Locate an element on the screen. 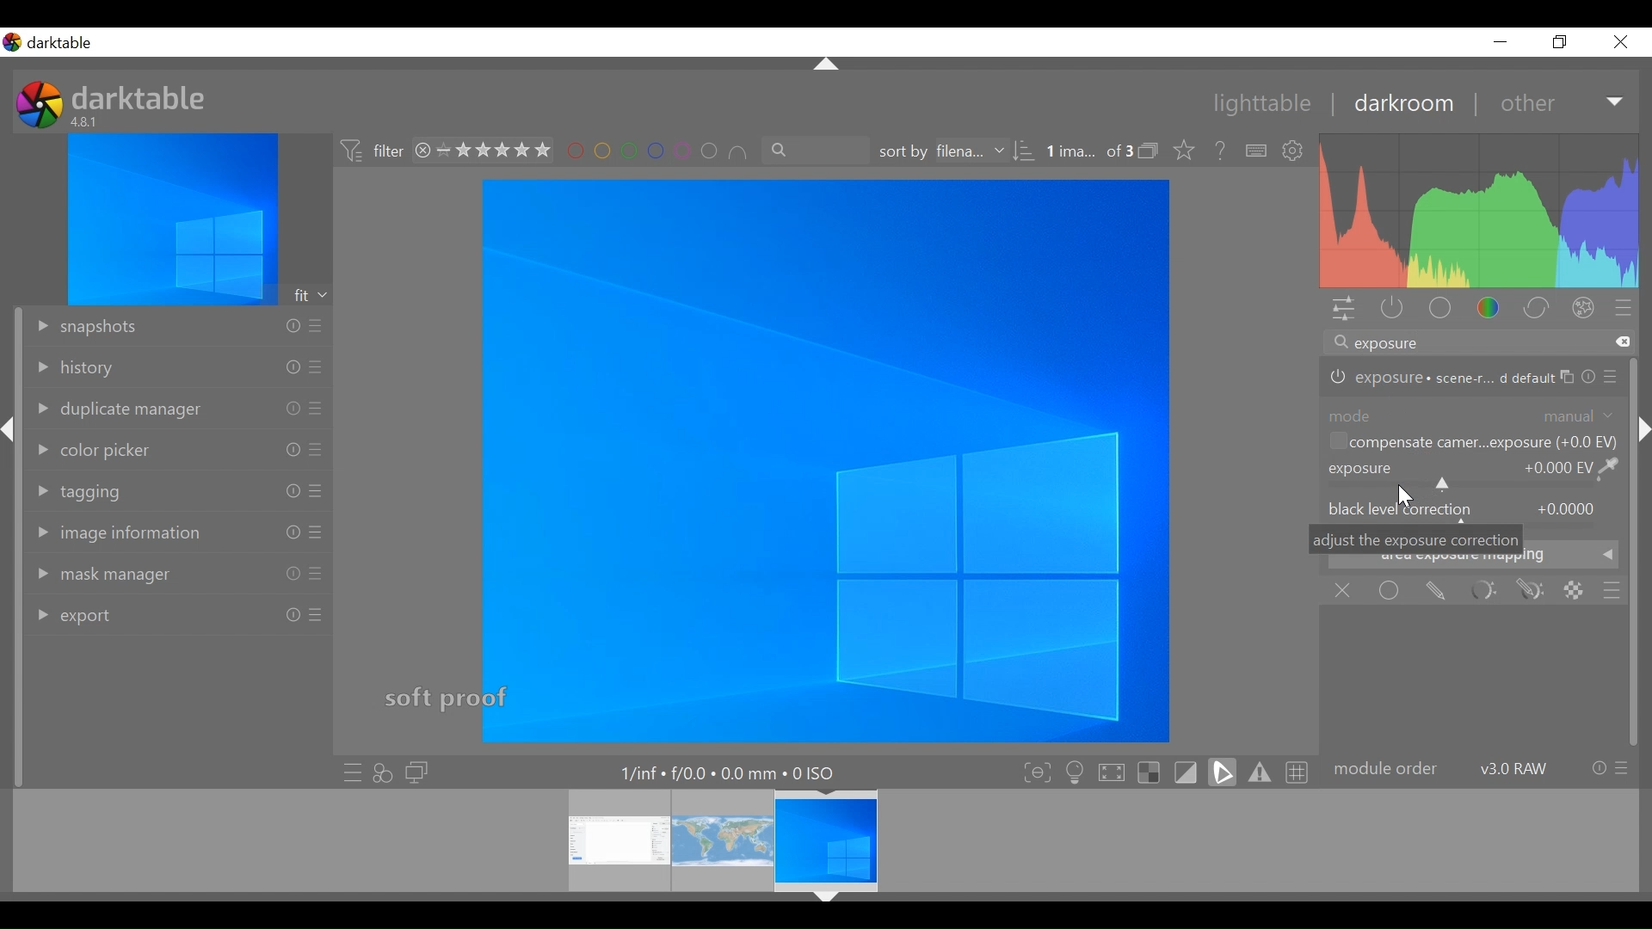  info is located at coordinates (1589, 378).